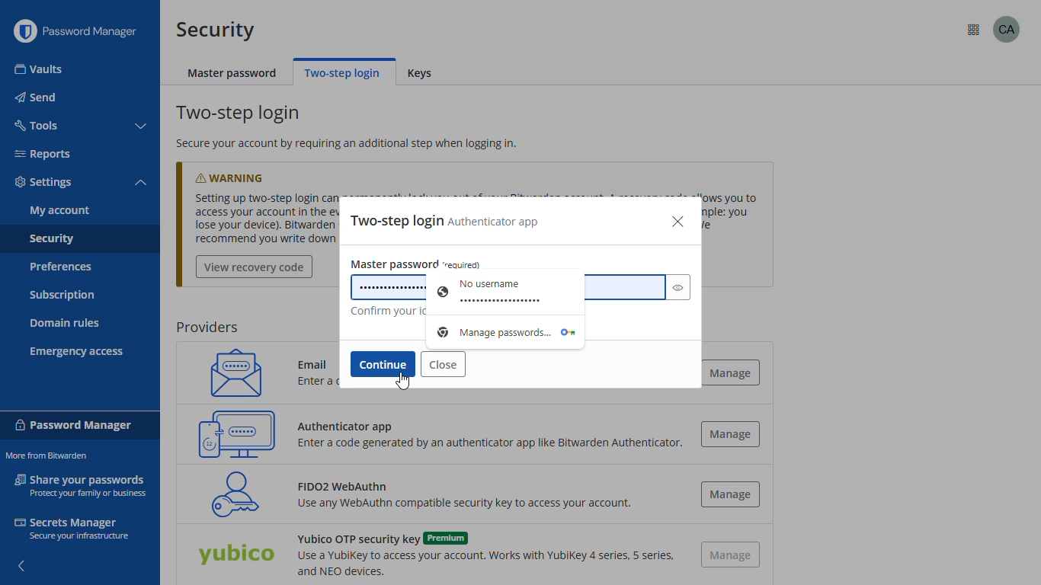  Describe the element at coordinates (74, 424) in the screenshot. I see `password manager` at that location.